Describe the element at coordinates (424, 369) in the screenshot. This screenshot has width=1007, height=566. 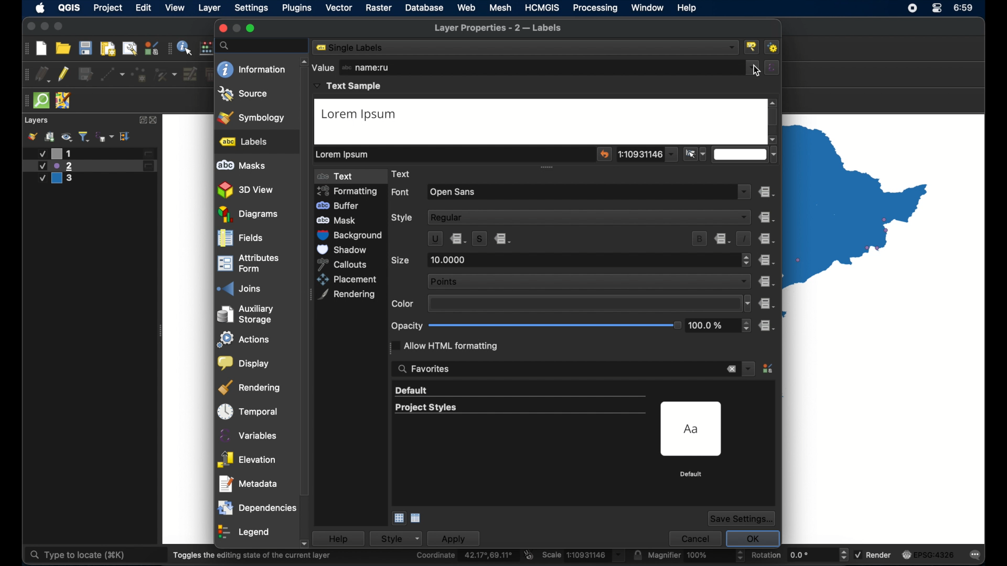
I see `search favorites` at that location.